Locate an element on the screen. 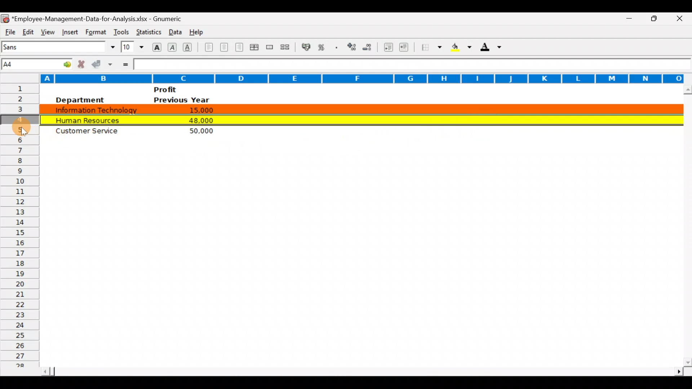  Decrease indent, align contents to the left is located at coordinates (389, 48).